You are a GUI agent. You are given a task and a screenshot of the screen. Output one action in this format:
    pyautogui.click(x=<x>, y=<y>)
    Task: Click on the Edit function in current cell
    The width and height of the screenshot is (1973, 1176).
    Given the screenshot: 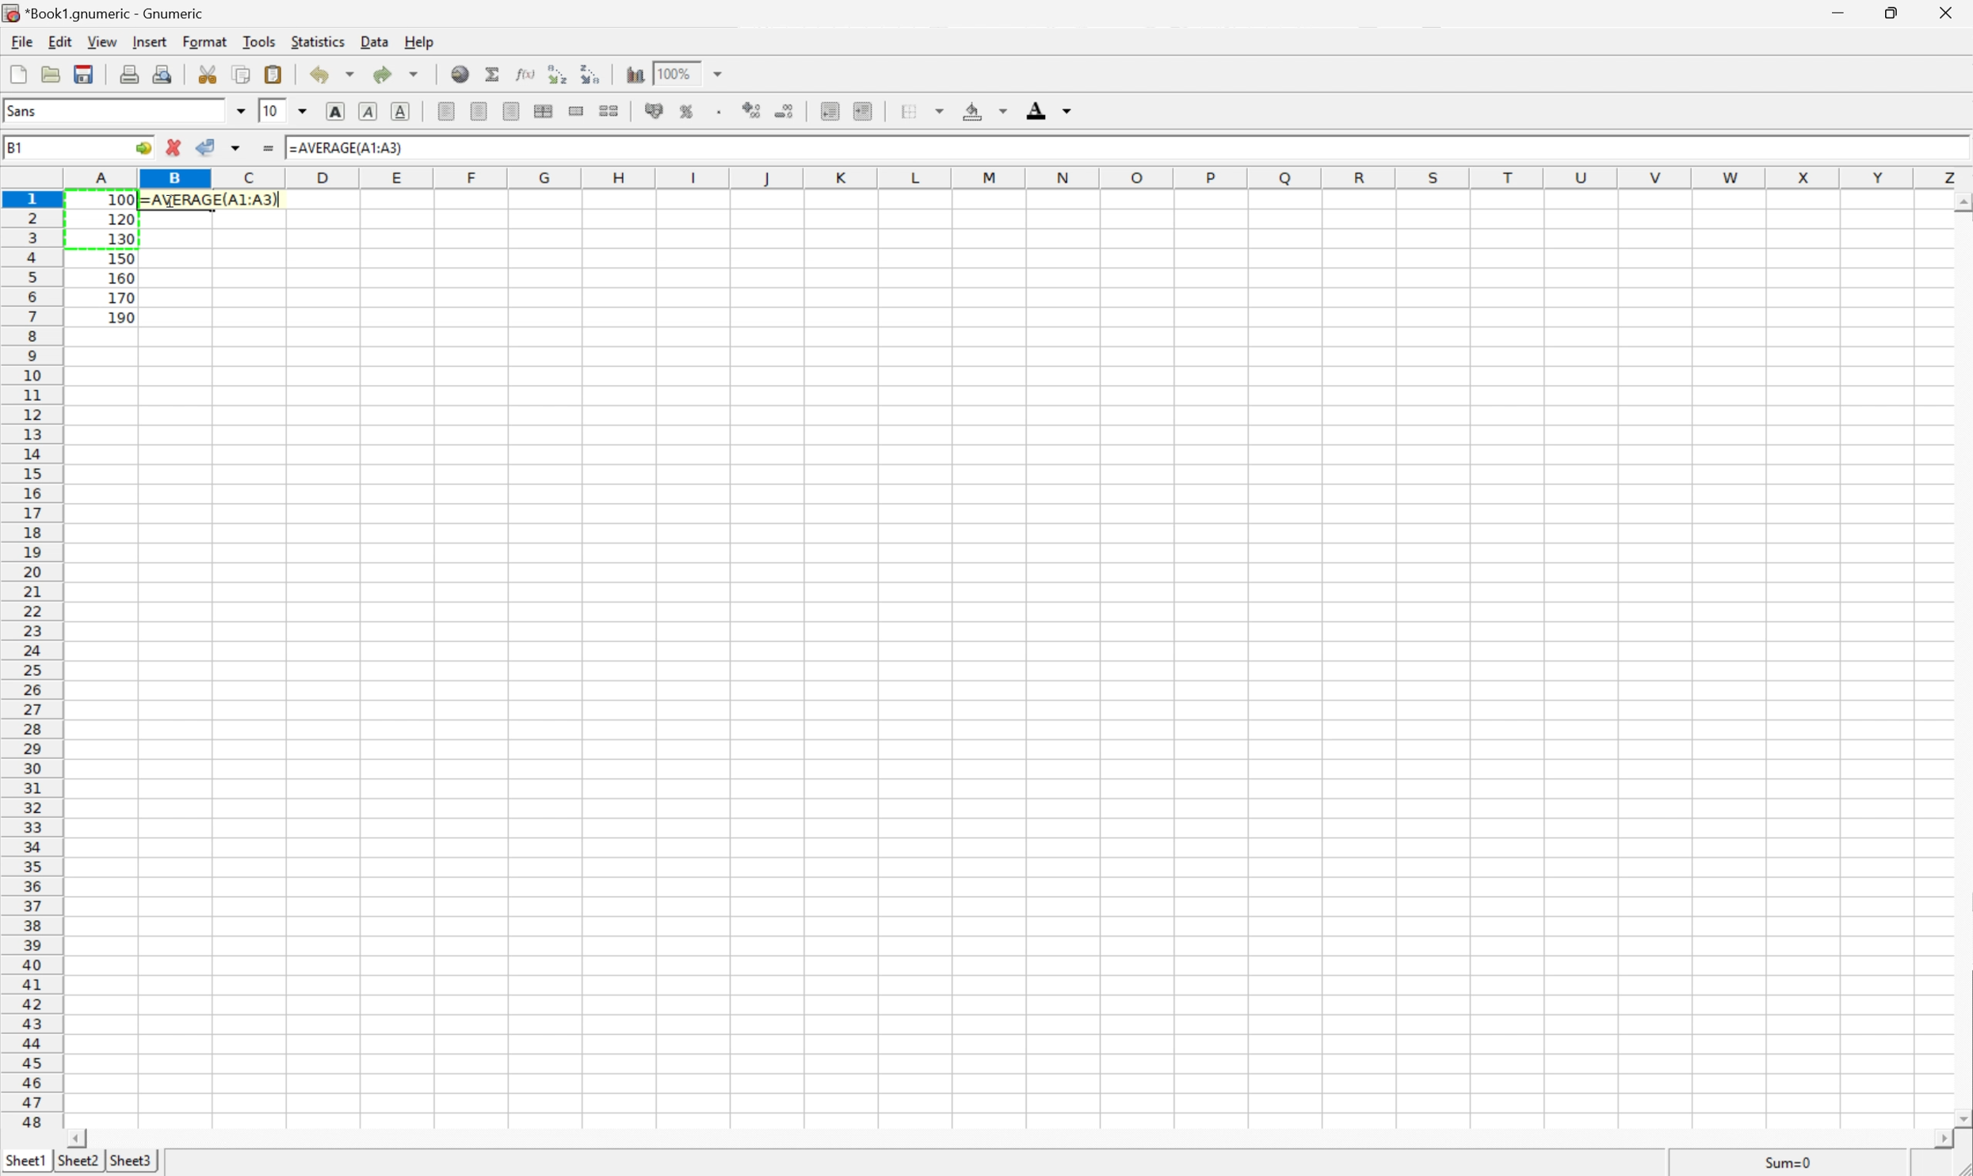 What is the action you would take?
    pyautogui.click(x=525, y=74)
    